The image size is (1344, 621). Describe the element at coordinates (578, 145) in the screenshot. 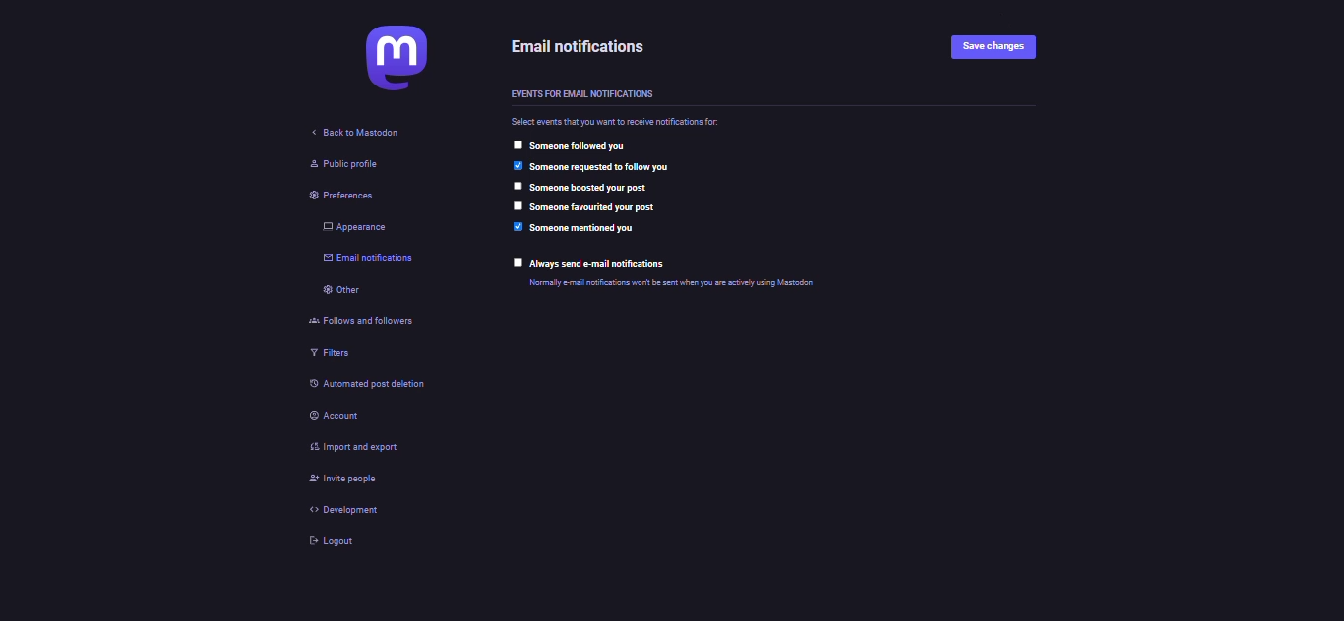

I see `someone followed you` at that location.